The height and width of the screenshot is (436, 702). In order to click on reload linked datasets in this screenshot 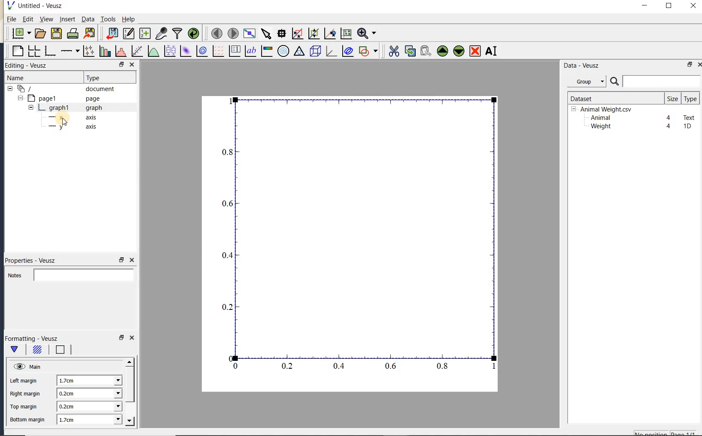, I will do `click(193, 33)`.